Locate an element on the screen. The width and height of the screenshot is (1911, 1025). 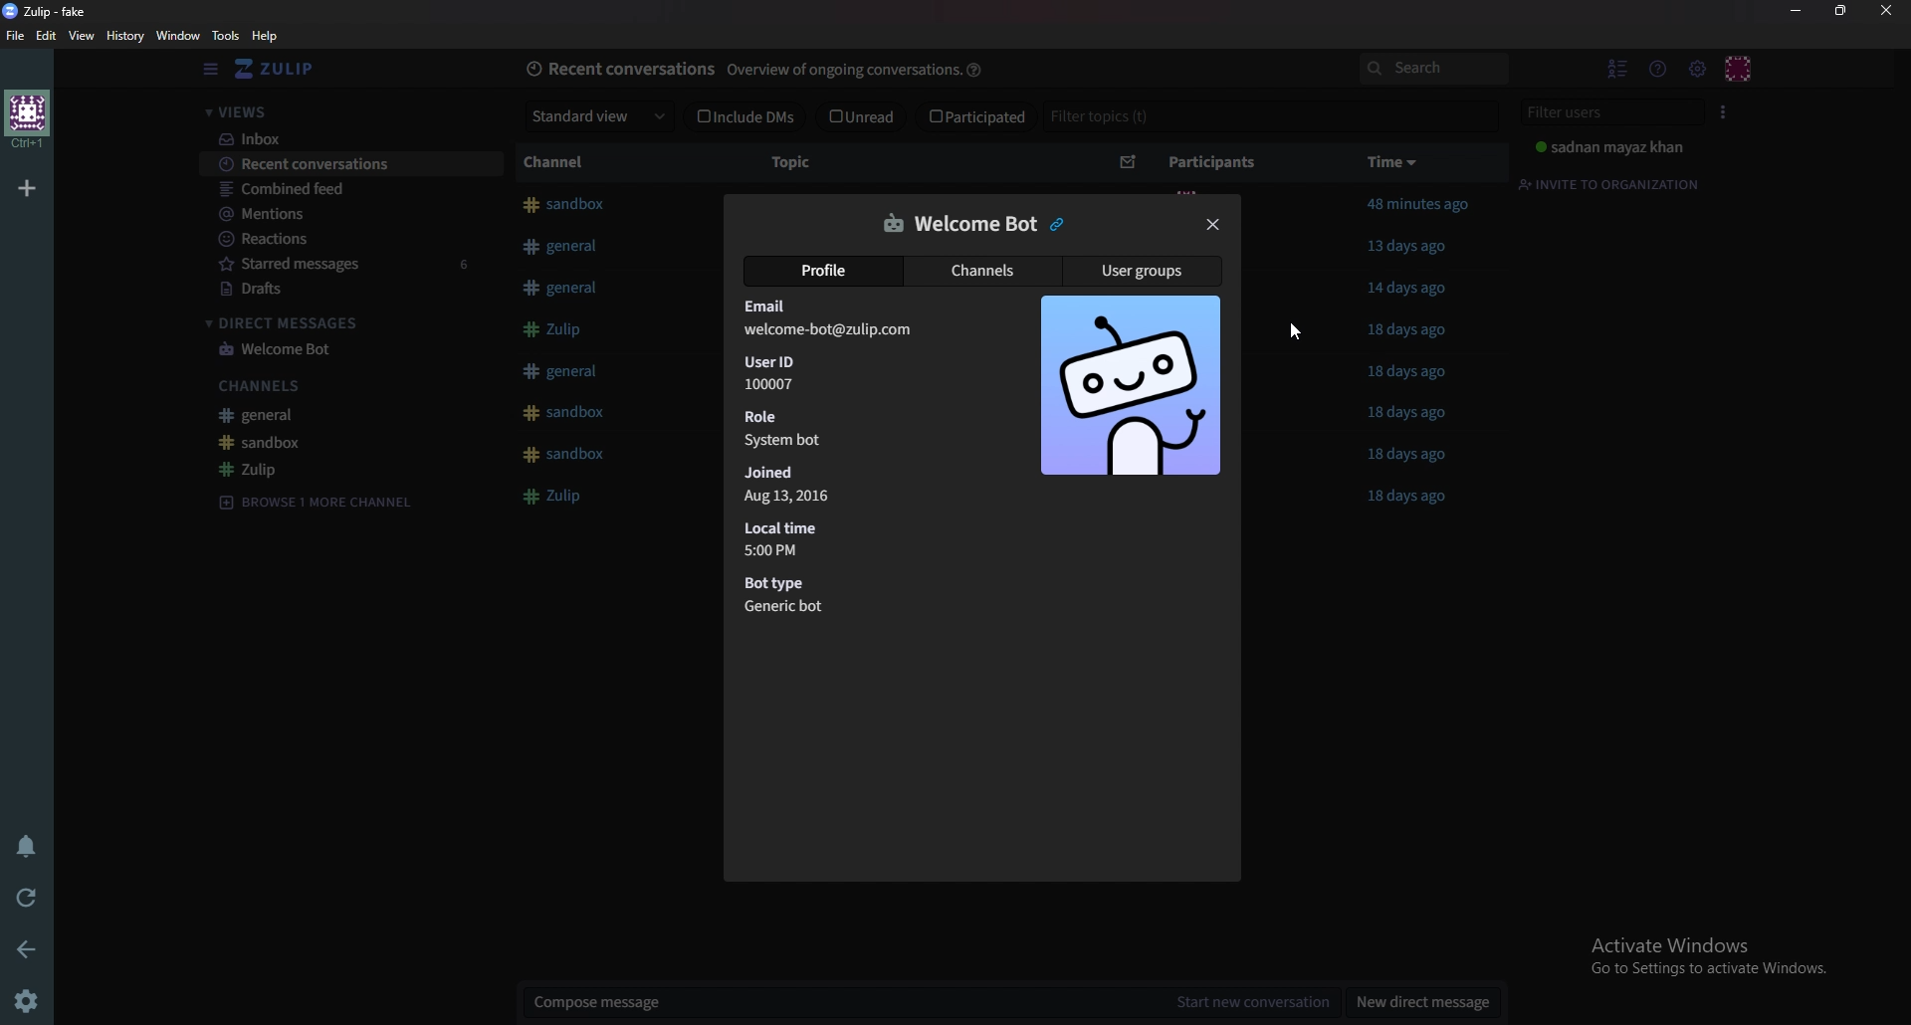
#sandbox is located at coordinates (564, 456).